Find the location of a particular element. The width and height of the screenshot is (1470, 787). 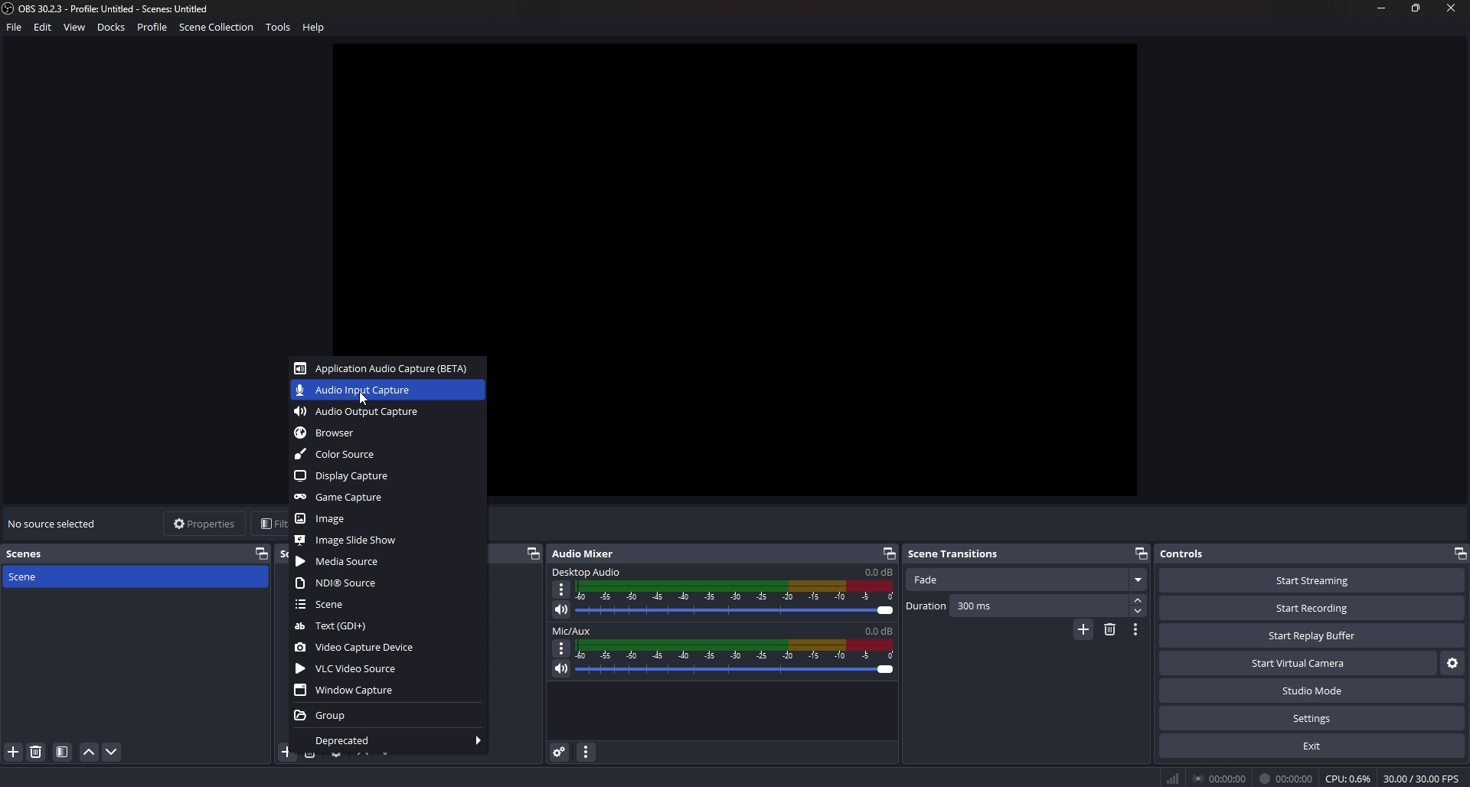

controls is located at coordinates (1197, 554).